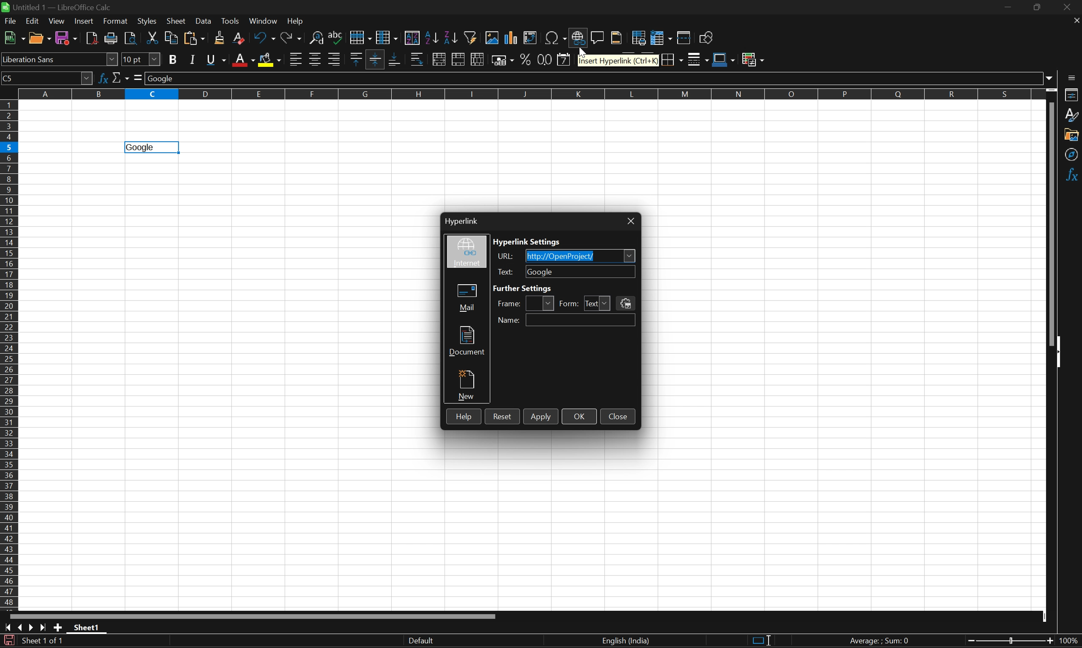  I want to click on Define print area, so click(638, 36).